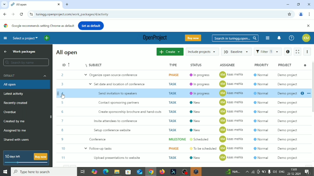 This screenshot has width=314, height=176. I want to click on Open details view, so click(288, 52).